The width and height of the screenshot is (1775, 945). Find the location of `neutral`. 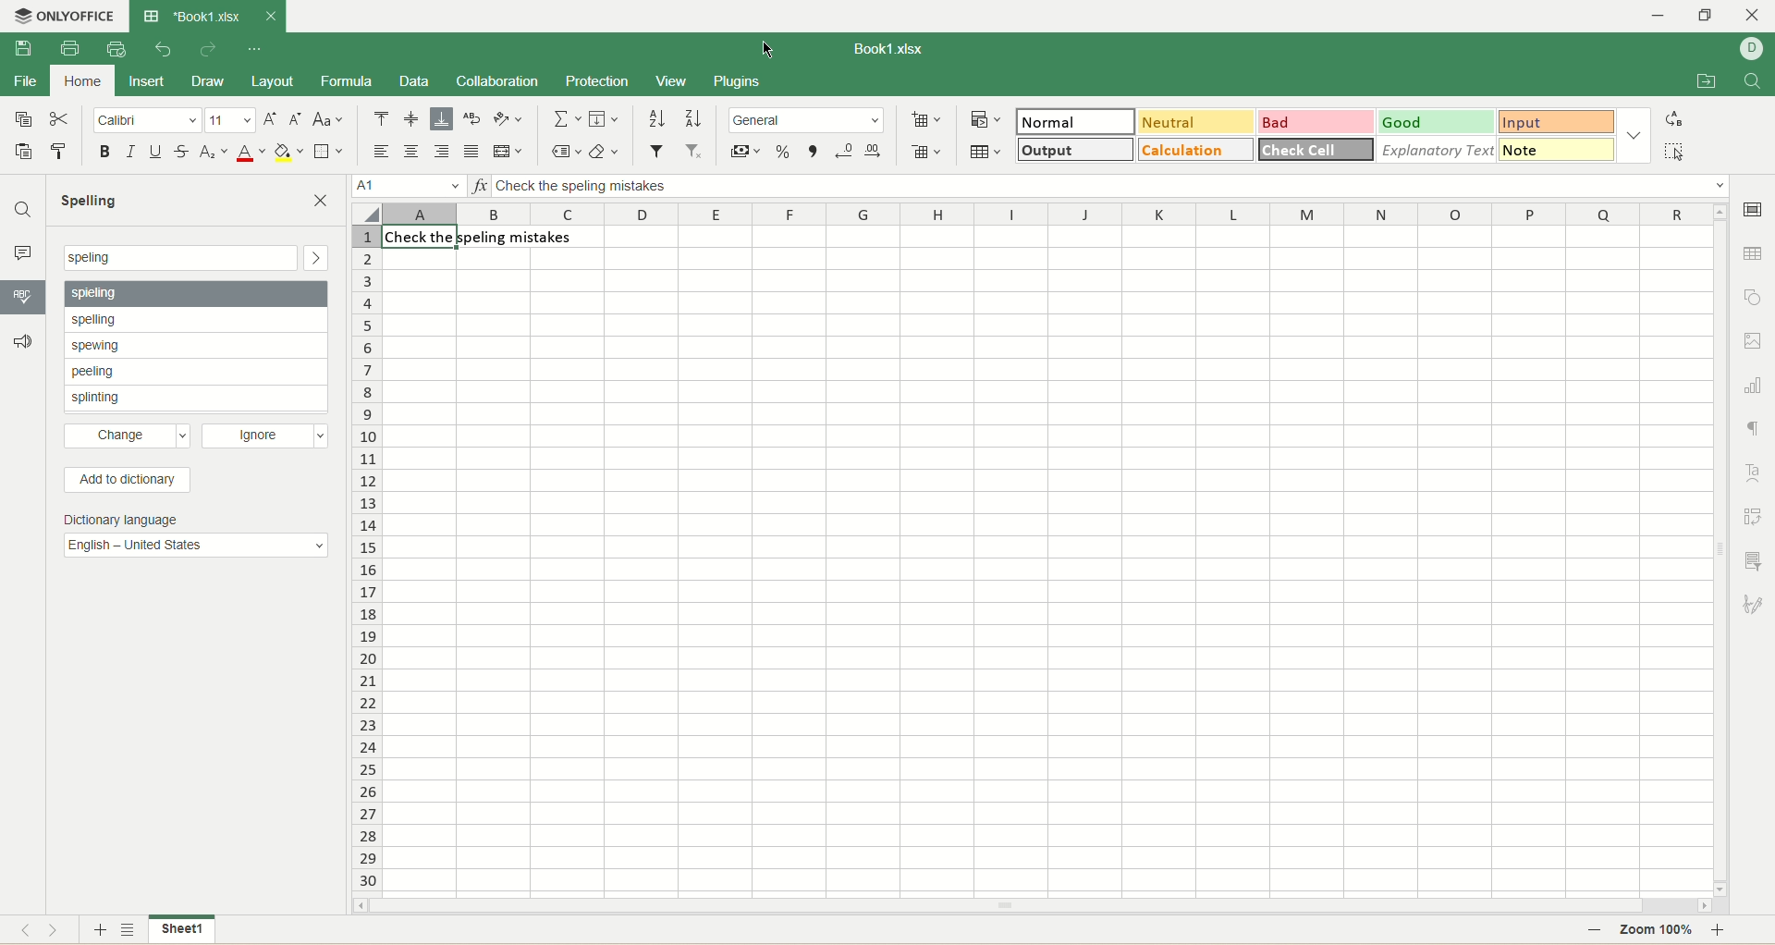

neutral is located at coordinates (1198, 123).